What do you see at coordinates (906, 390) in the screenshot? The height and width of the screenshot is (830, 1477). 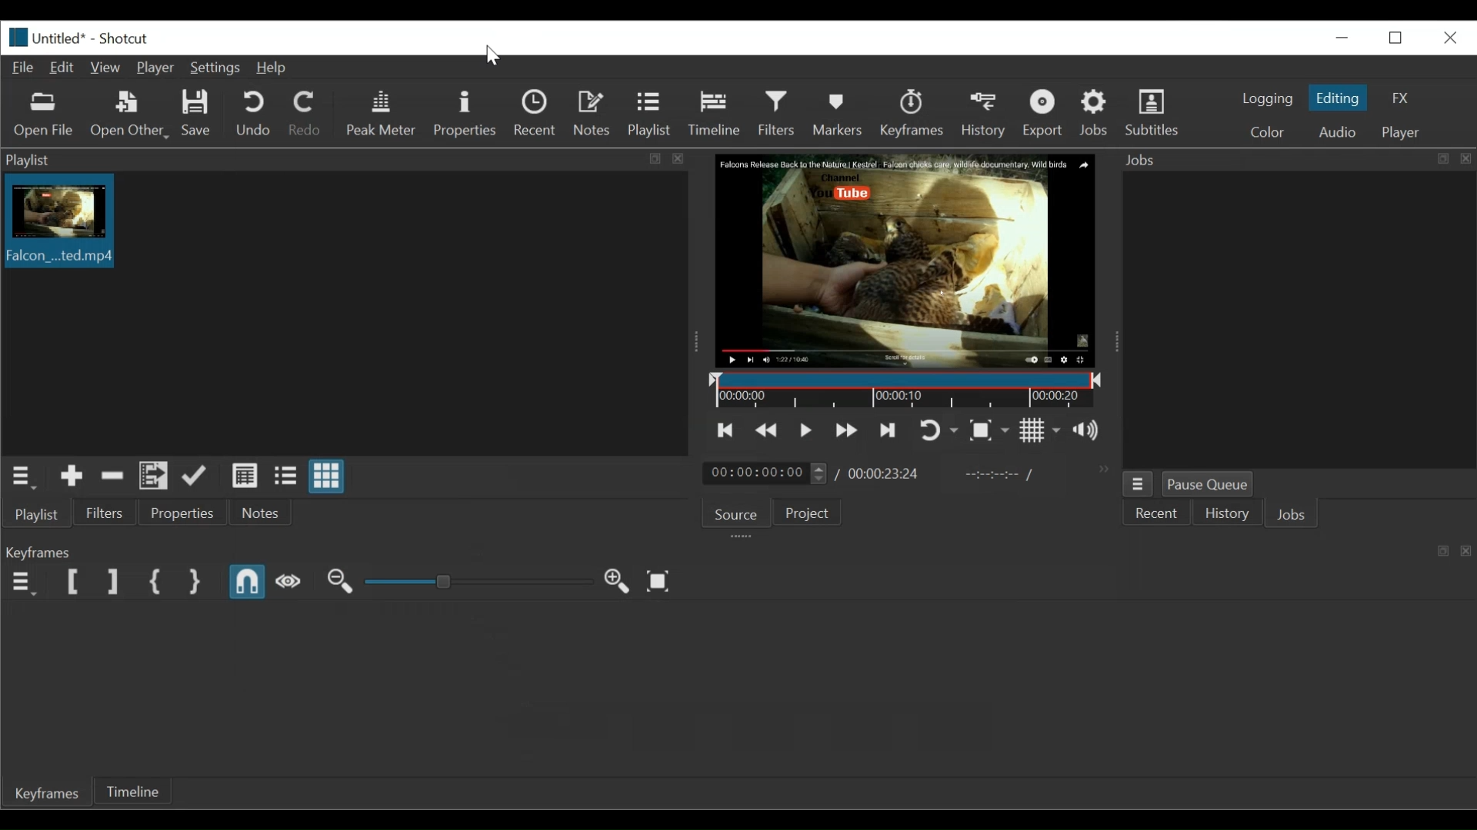 I see `Timeline` at bounding box center [906, 390].